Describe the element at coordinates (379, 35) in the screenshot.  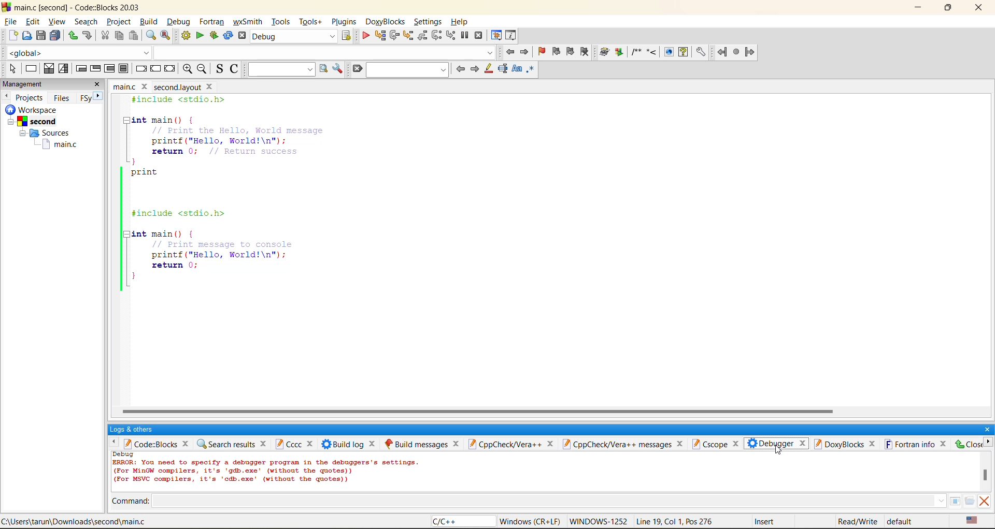
I see `run to cursor` at that location.